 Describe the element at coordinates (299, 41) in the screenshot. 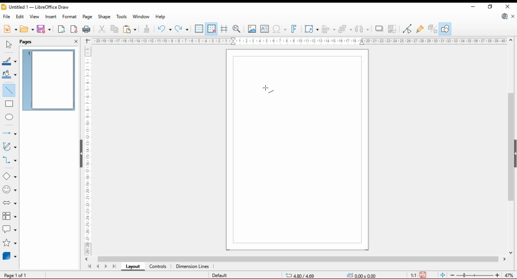

I see `horizontall scale` at that location.